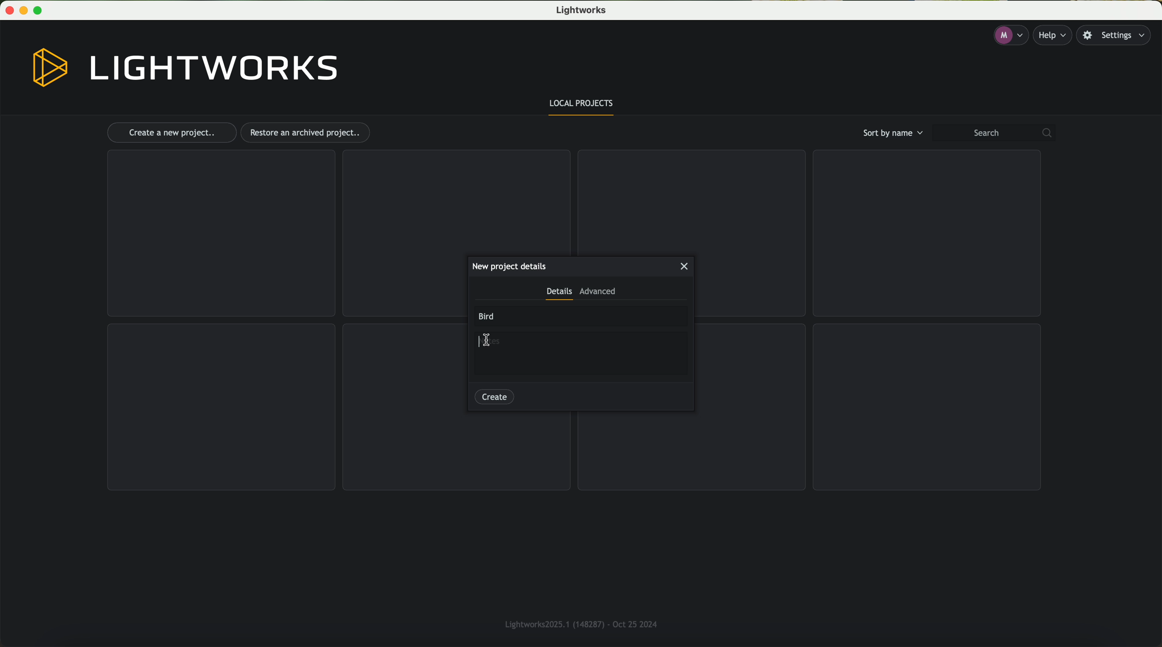 The image size is (1162, 647). What do you see at coordinates (489, 339) in the screenshot?
I see `typing` at bounding box center [489, 339].